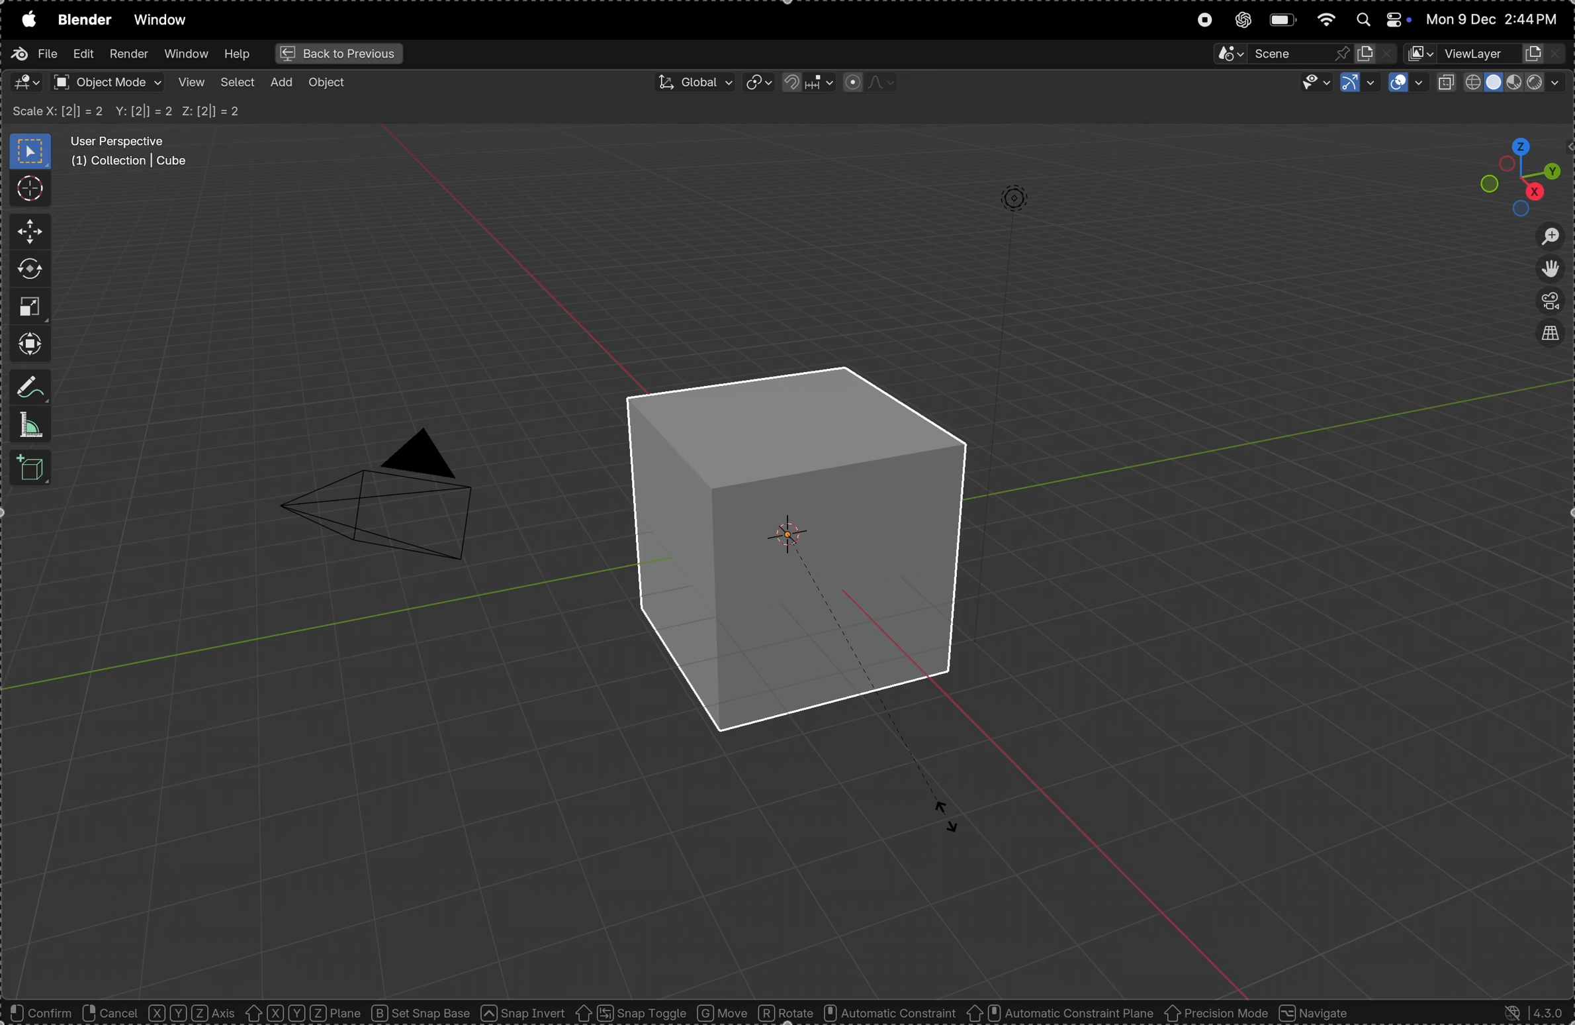 This screenshot has height=1025, width=1575. I want to click on rotate, so click(27, 268).